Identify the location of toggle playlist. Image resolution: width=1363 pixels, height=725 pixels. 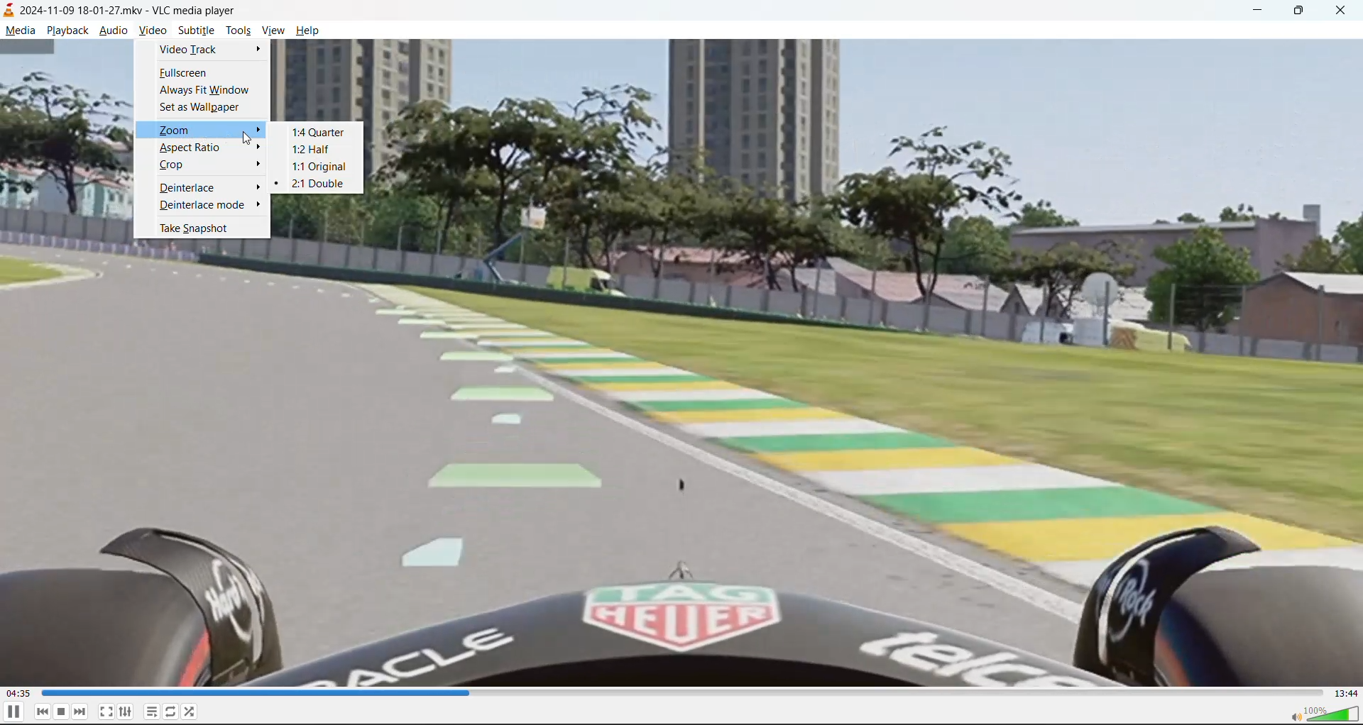
(150, 711).